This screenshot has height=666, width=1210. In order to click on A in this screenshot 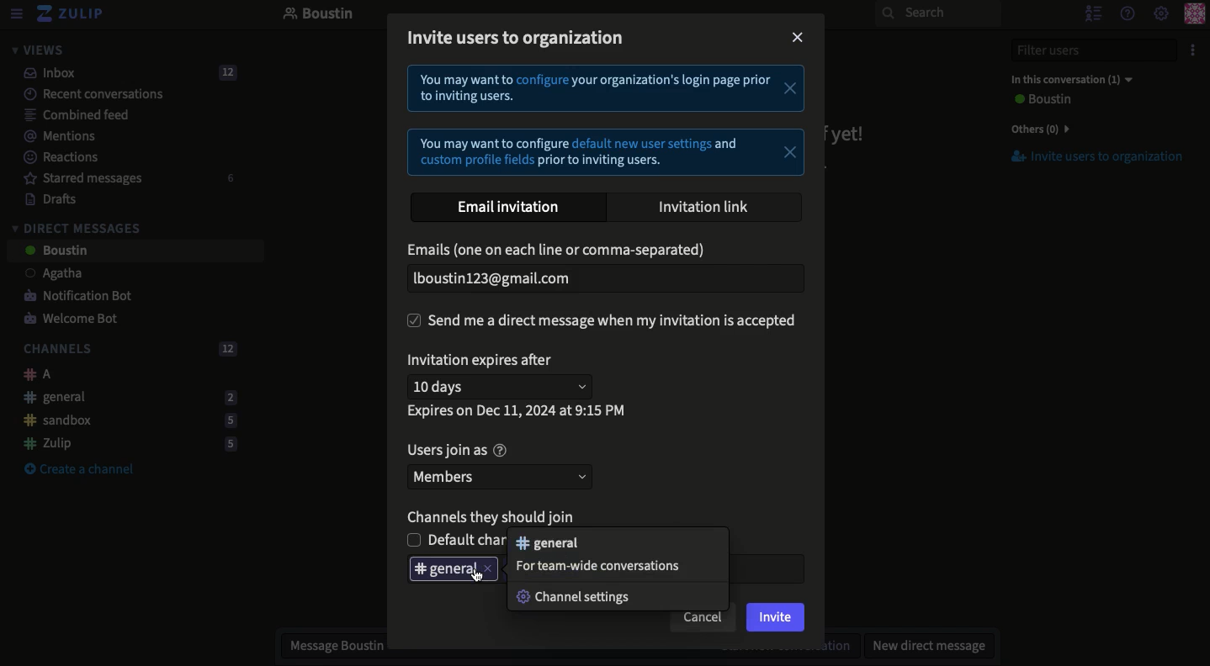, I will do `click(33, 374)`.